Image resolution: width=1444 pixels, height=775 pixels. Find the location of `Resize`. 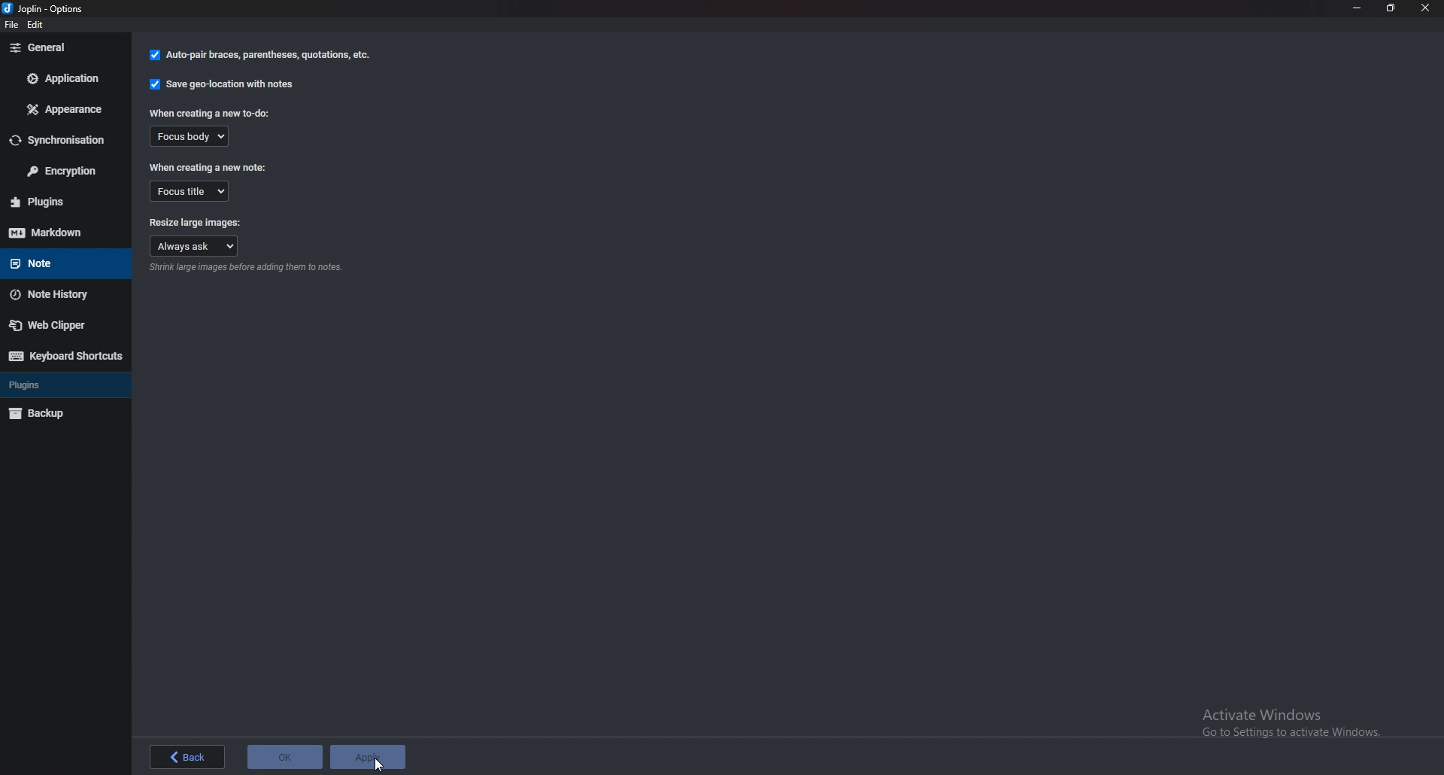

Resize is located at coordinates (1388, 8).